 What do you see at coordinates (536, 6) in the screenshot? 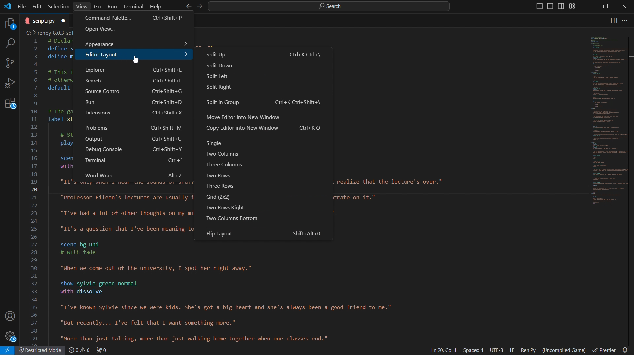
I see `Toggle Primary Side Bar` at bounding box center [536, 6].